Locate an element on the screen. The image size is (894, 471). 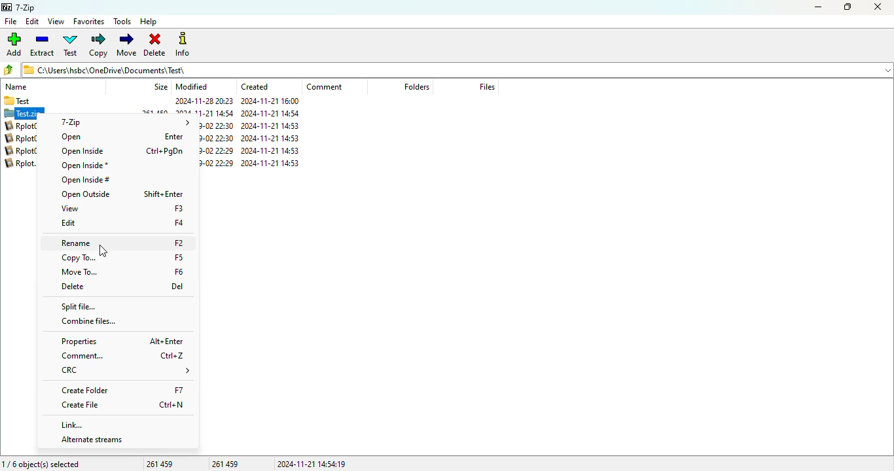
F4 is located at coordinates (177, 222).